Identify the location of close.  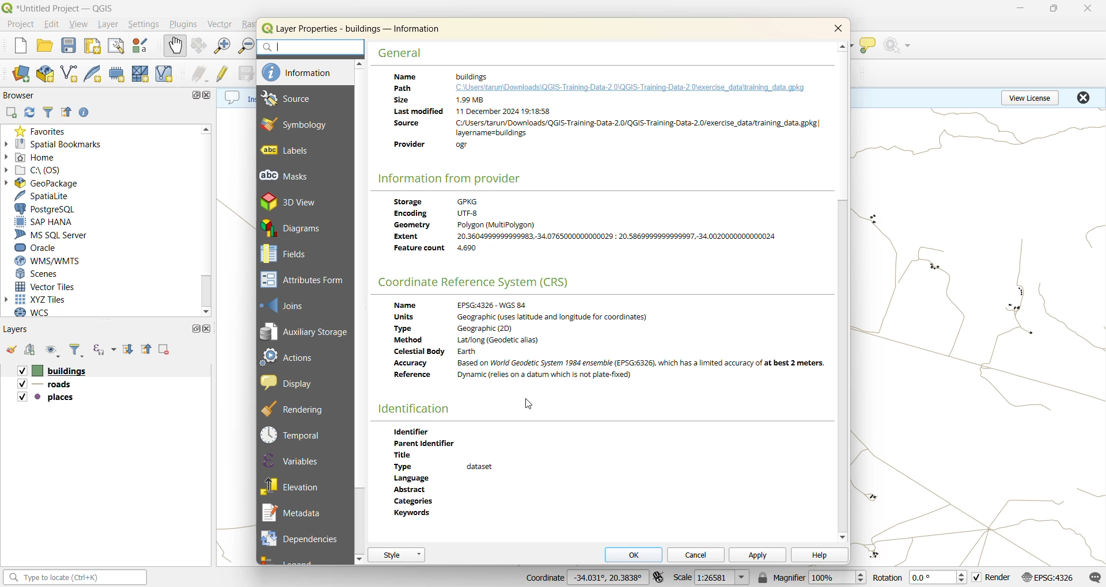
(1085, 97).